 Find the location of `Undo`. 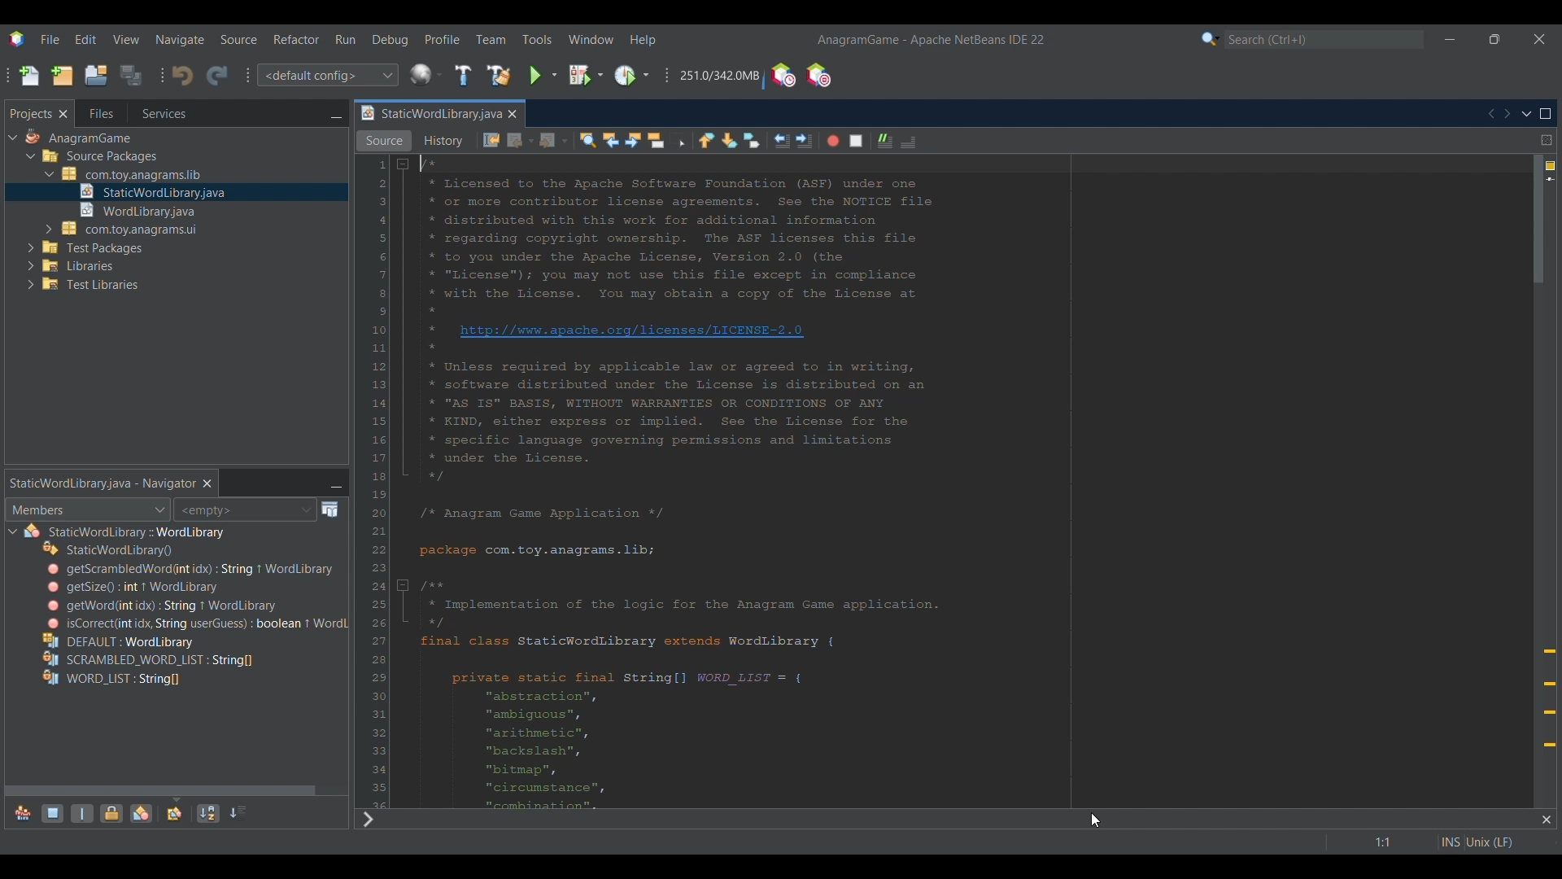

Undo is located at coordinates (182, 76).